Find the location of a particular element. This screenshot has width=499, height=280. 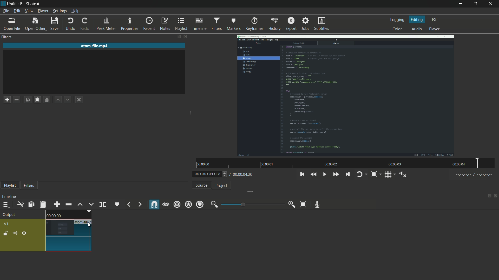

next marker is located at coordinates (140, 204).